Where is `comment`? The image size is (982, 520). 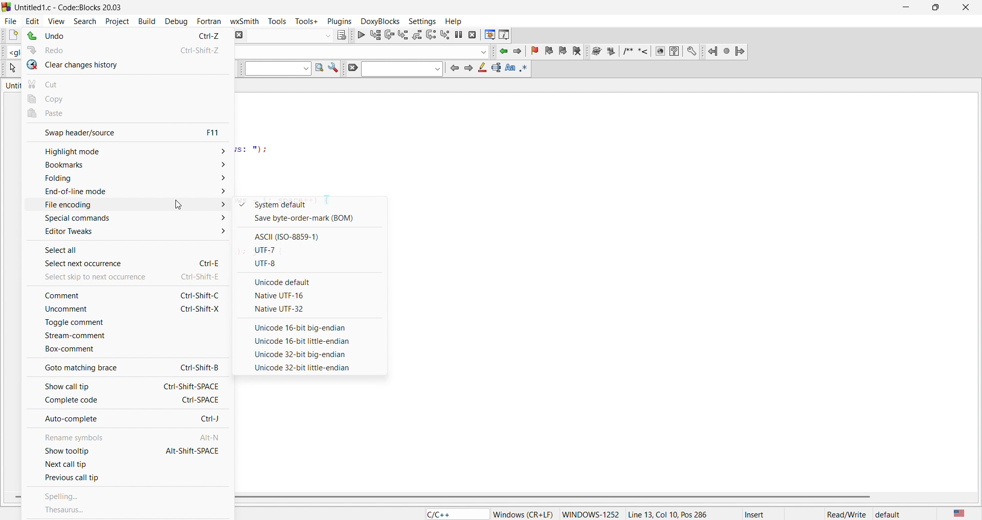 comment is located at coordinates (125, 293).